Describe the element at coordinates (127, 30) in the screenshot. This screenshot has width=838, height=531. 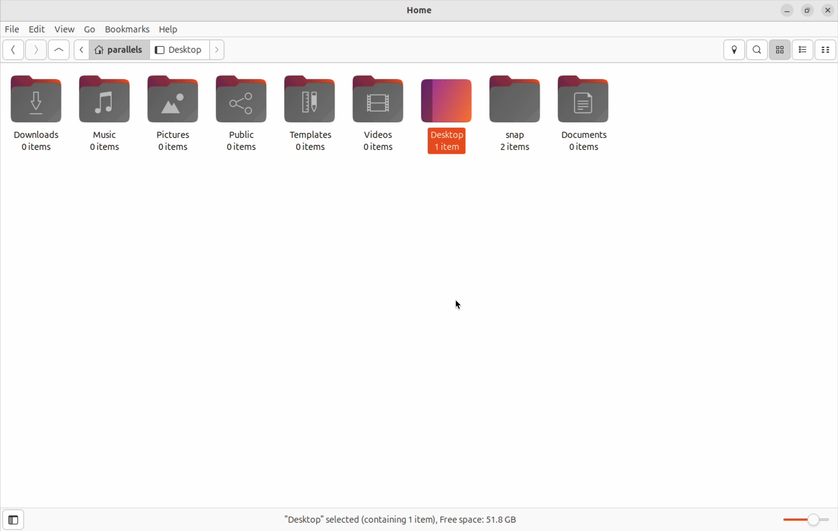
I see `bookmarks` at that location.